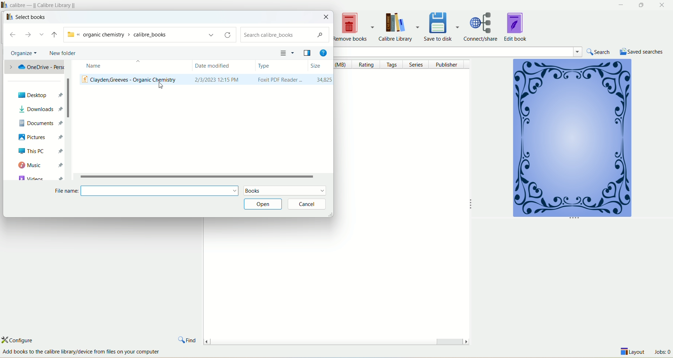 Image resolution: width=673 pixels, height=358 pixels. I want to click on new folder, so click(62, 54).